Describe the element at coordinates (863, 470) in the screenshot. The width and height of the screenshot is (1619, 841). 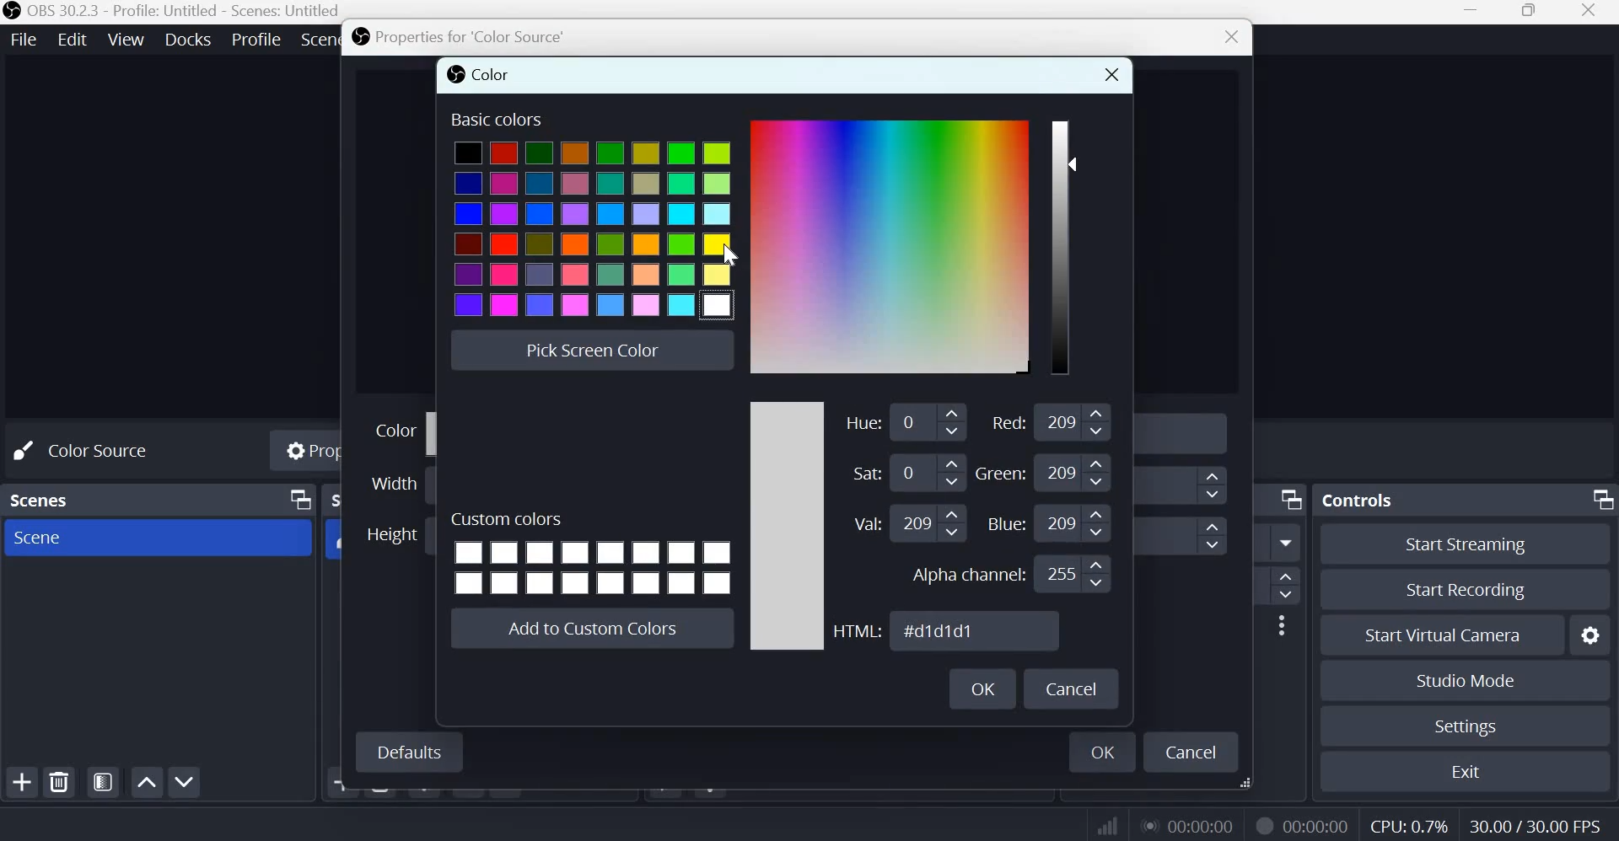
I see `Saturation:` at that location.